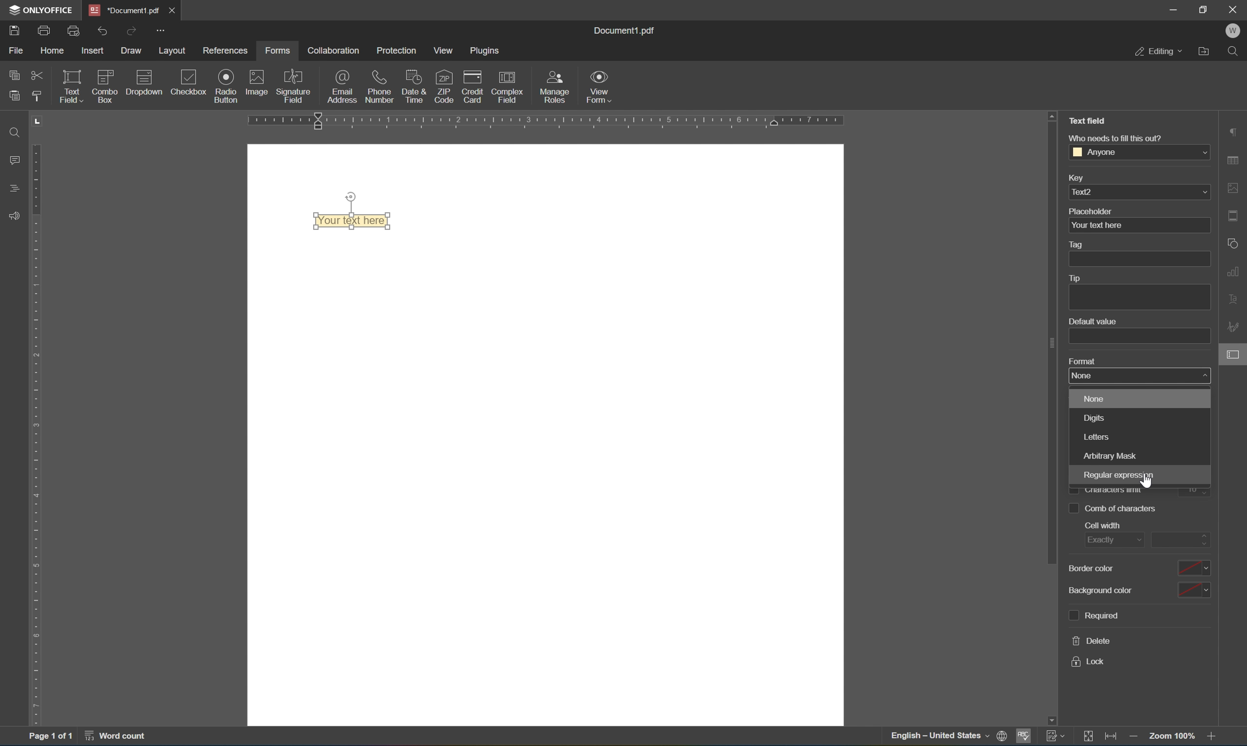  Describe the element at coordinates (42, 30) in the screenshot. I see `print` at that location.